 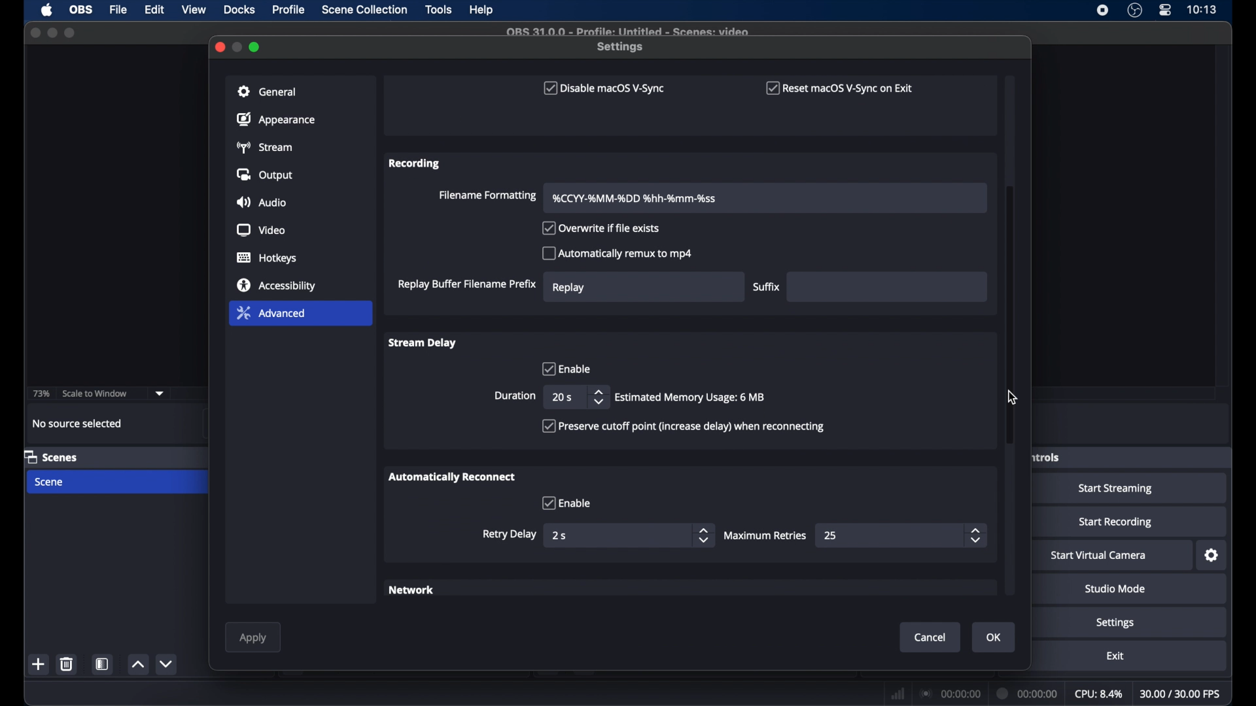 What do you see at coordinates (240, 10) in the screenshot?
I see `docks` at bounding box center [240, 10].